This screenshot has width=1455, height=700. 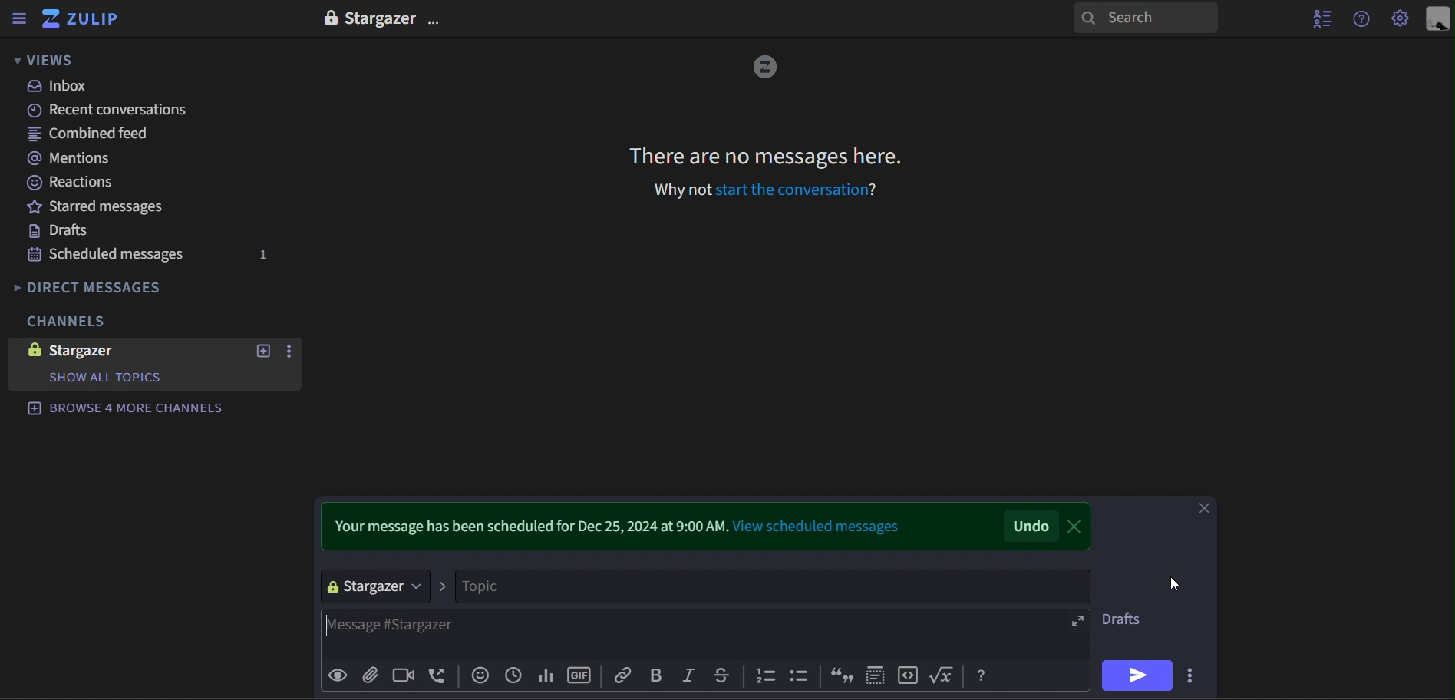 What do you see at coordinates (1124, 618) in the screenshot?
I see `drafts` at bounding box center [1124, 618].